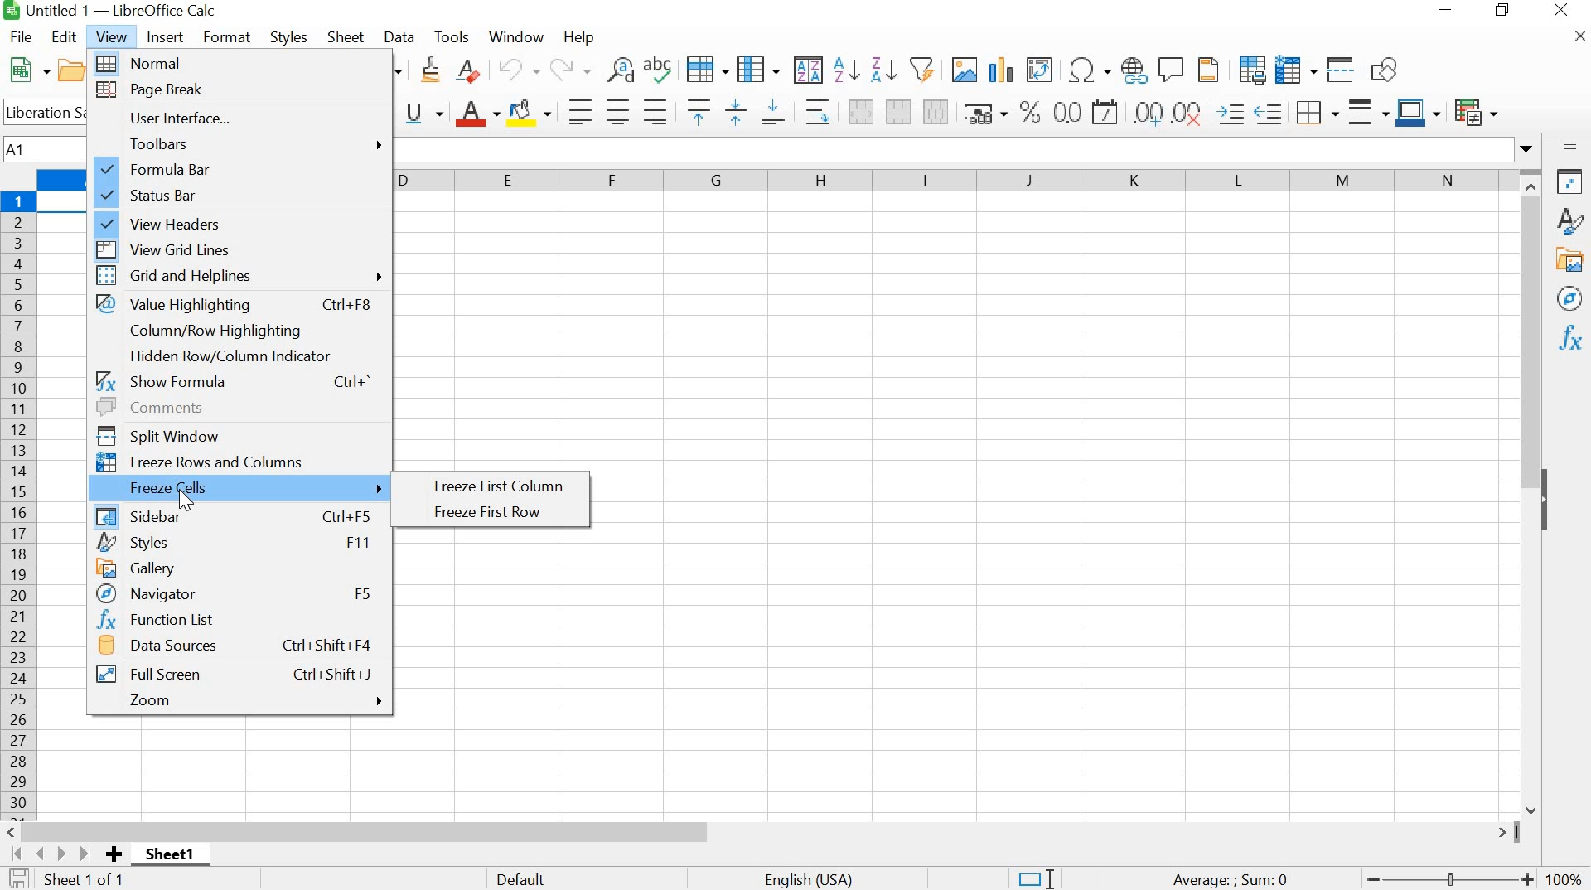  Describe the element at coordinates (238, 567) in the screenshot. I see `GALLERY` at that location.